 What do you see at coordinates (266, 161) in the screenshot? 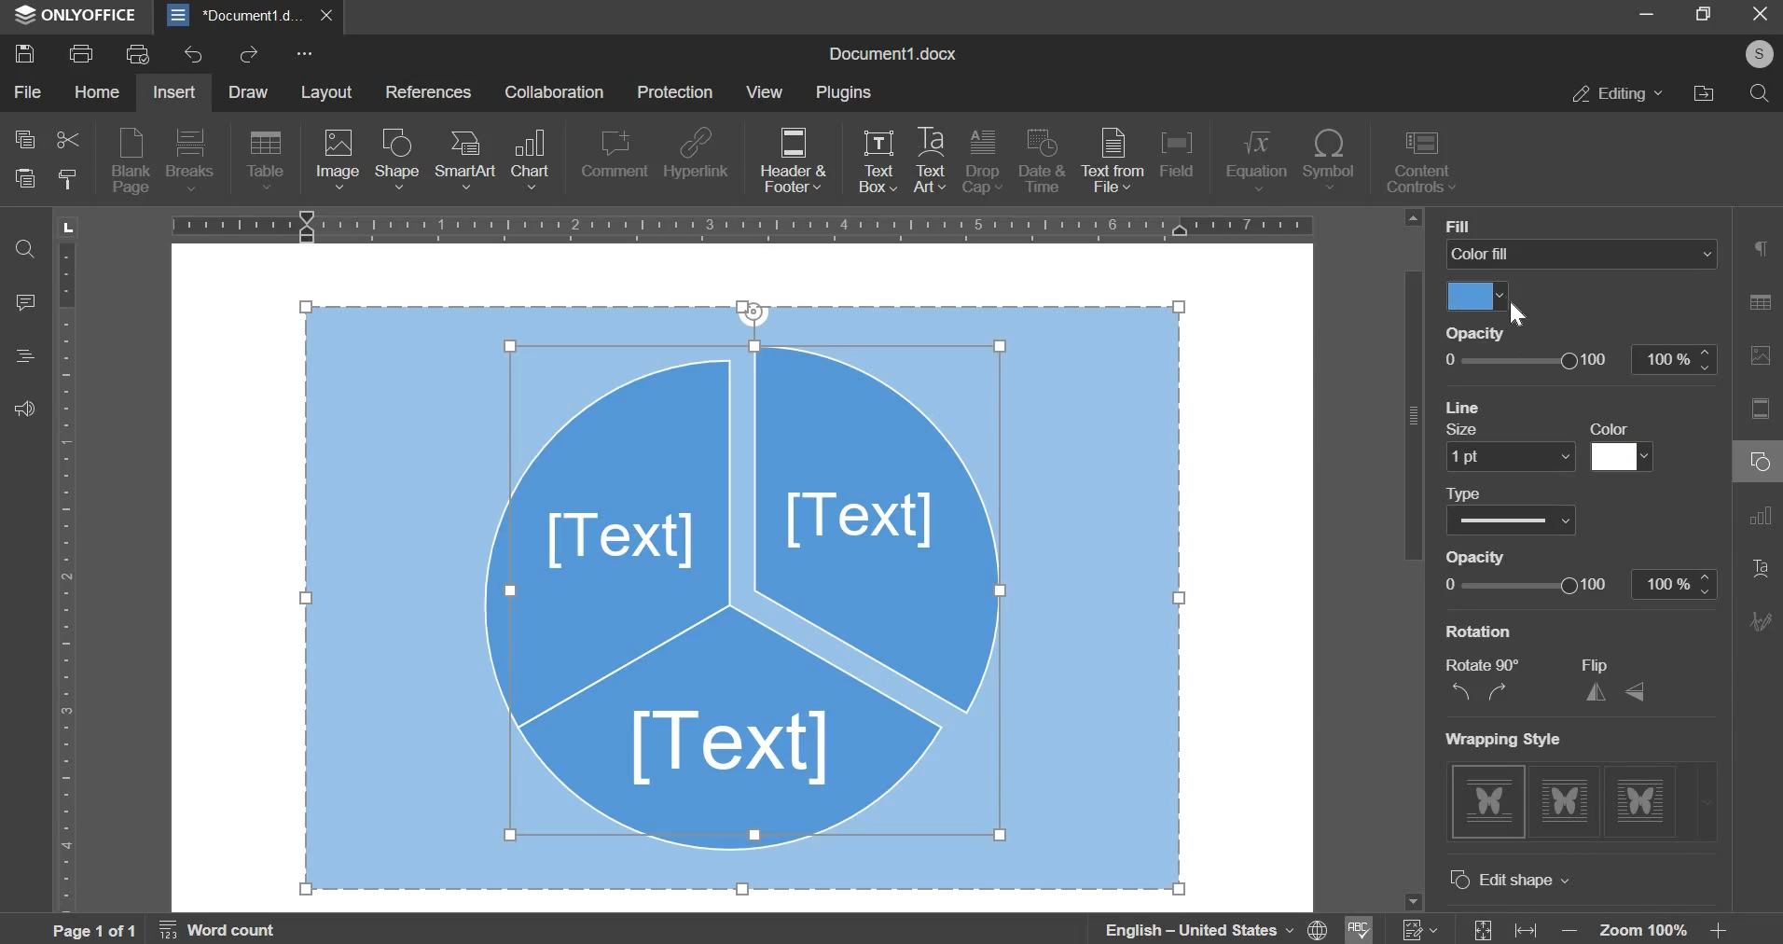
I see `table` at bounding box center [266, 161].